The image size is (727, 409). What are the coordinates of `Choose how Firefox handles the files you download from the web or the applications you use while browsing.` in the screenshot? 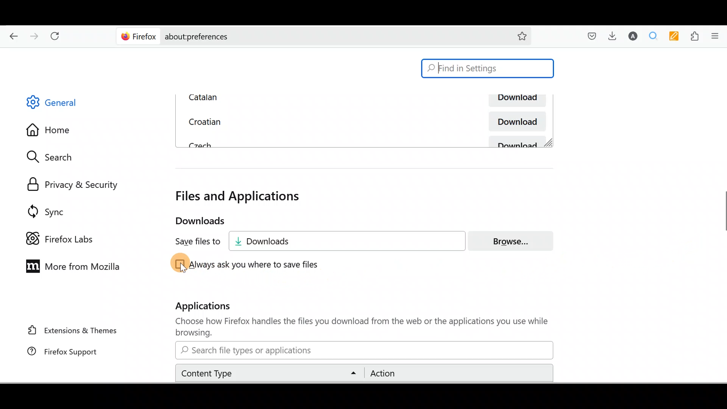 It's located at (356, 327).